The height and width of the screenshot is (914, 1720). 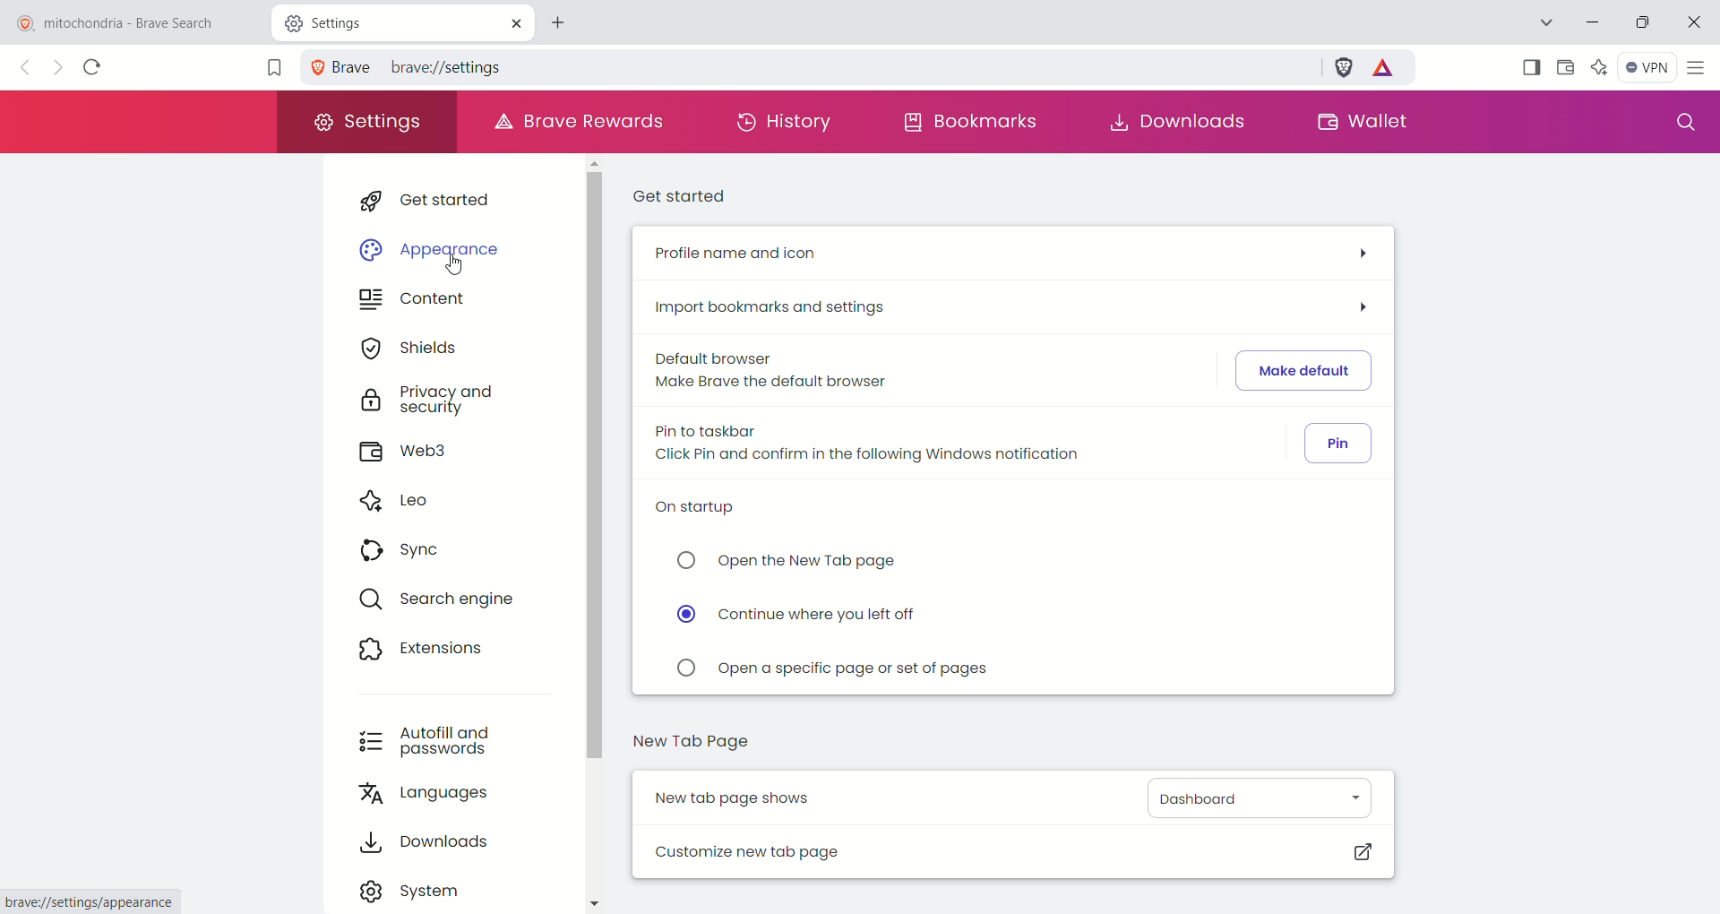 I want to click on shields, so click(x=407, y=347).